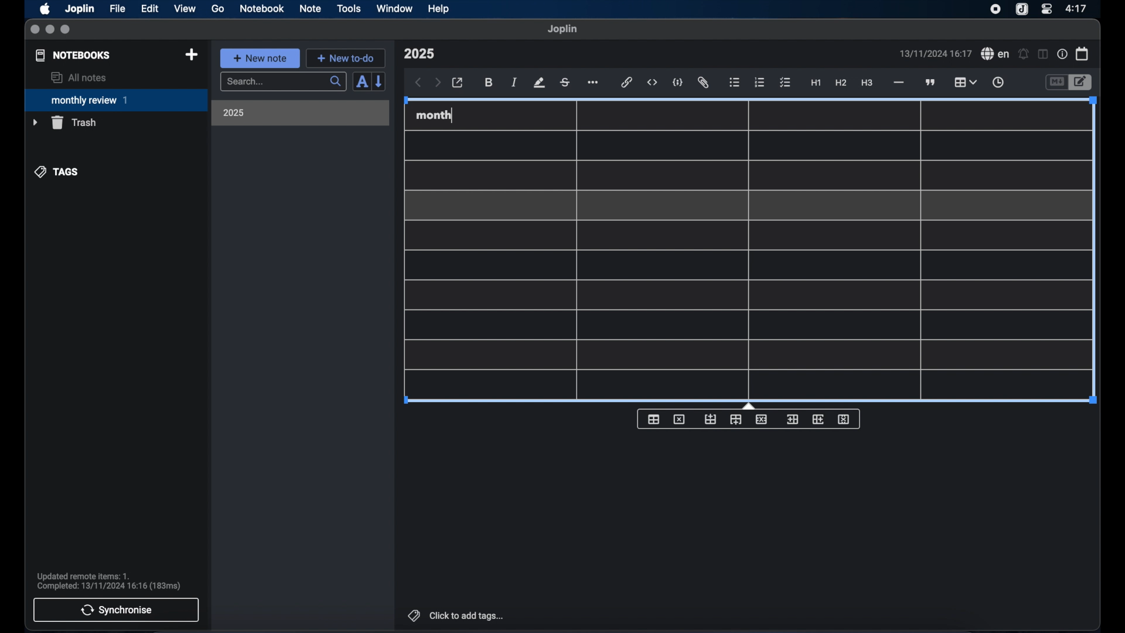  I want to click on delete column, so click(844, 420).